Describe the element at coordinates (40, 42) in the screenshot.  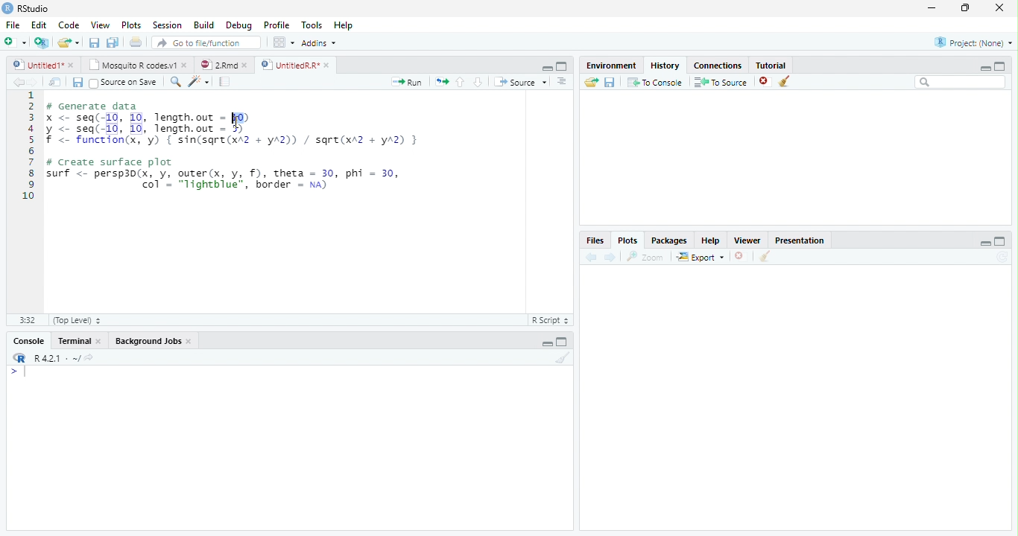
I see `Create a project` at that location.